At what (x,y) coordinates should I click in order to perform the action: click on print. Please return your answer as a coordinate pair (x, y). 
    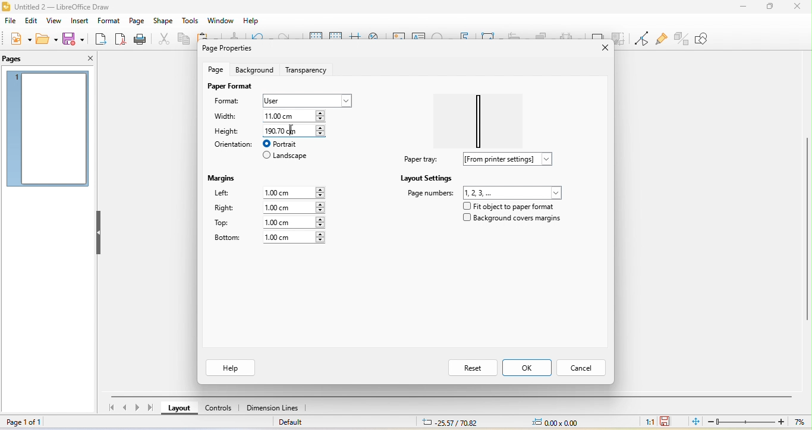
    Looking at the image, I should click on (139, 40).